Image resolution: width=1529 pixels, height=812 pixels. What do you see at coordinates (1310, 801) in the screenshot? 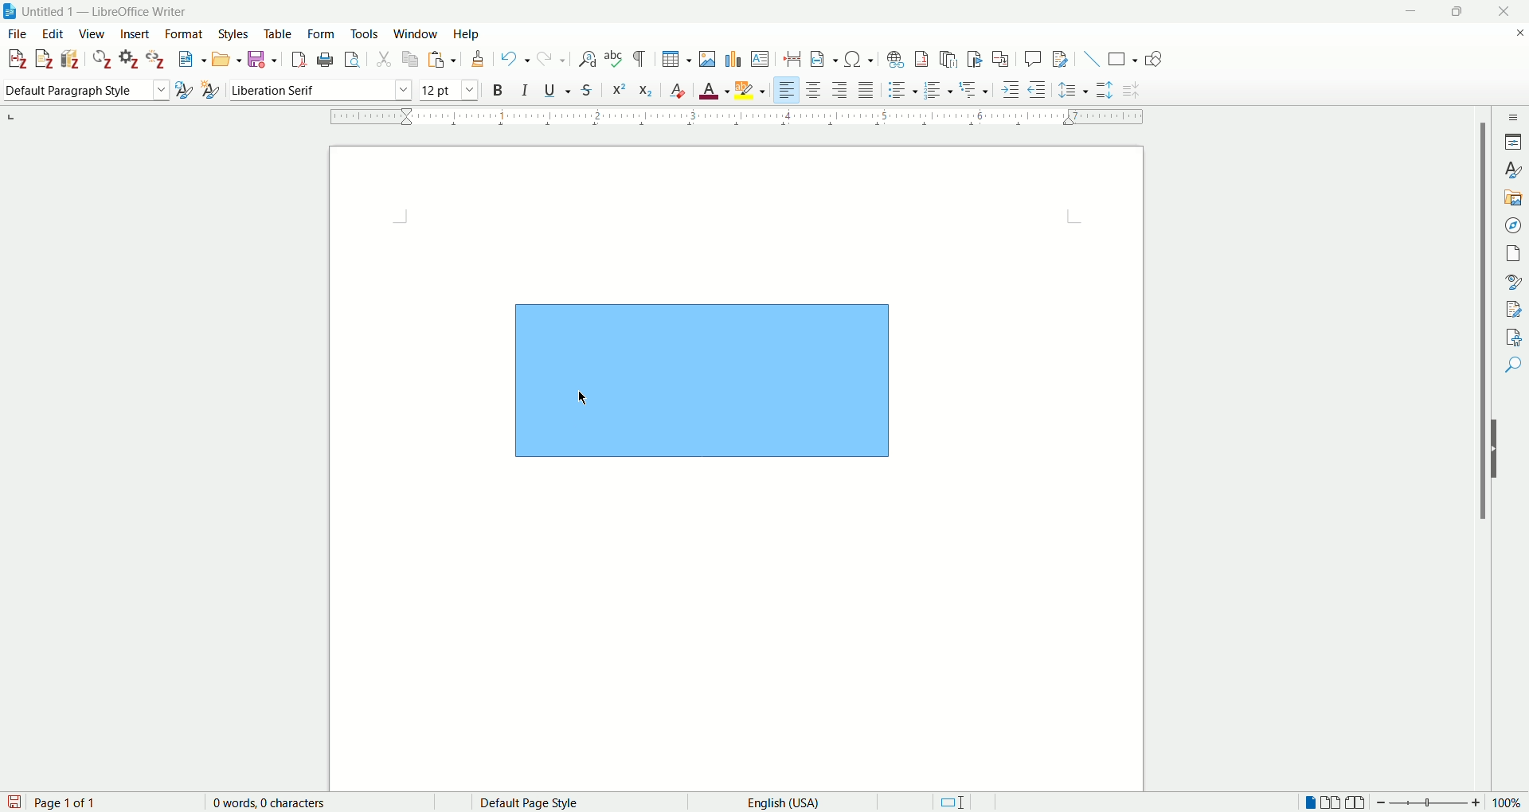
I see `single page view` at bounding box center [1310, 801].